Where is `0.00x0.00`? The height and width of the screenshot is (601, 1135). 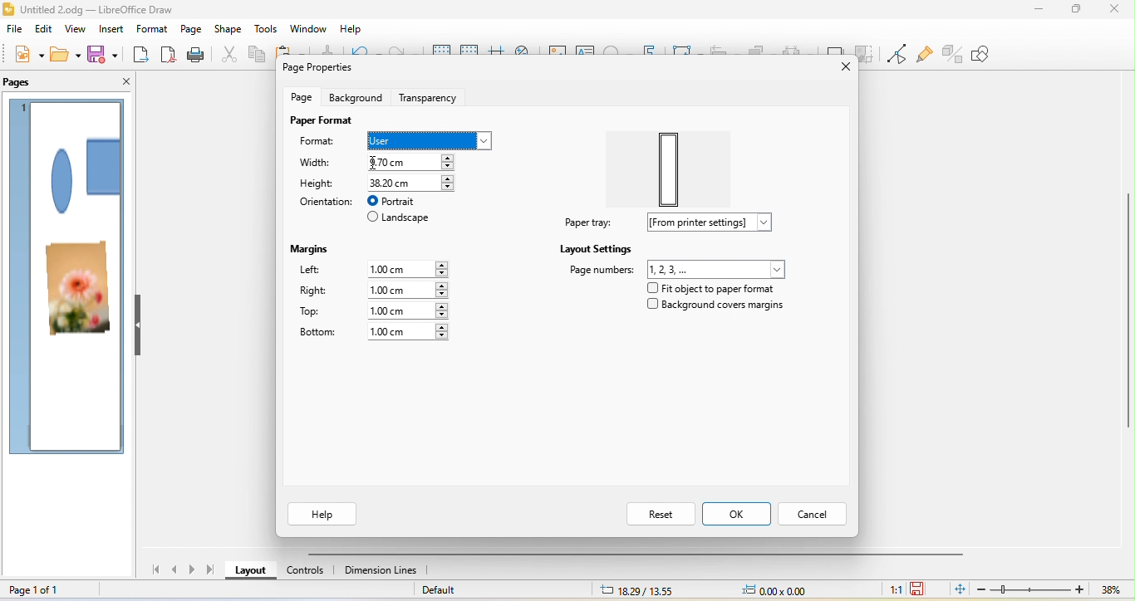
0.00x0.00 is located at coordinates (786, 591).